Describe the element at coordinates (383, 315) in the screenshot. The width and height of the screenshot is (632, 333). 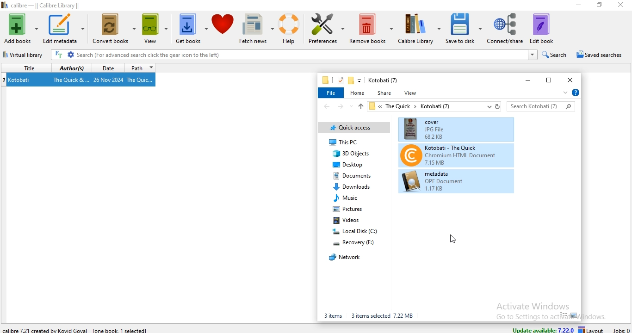
I see `3 items selected 7.22 MB` at that location.